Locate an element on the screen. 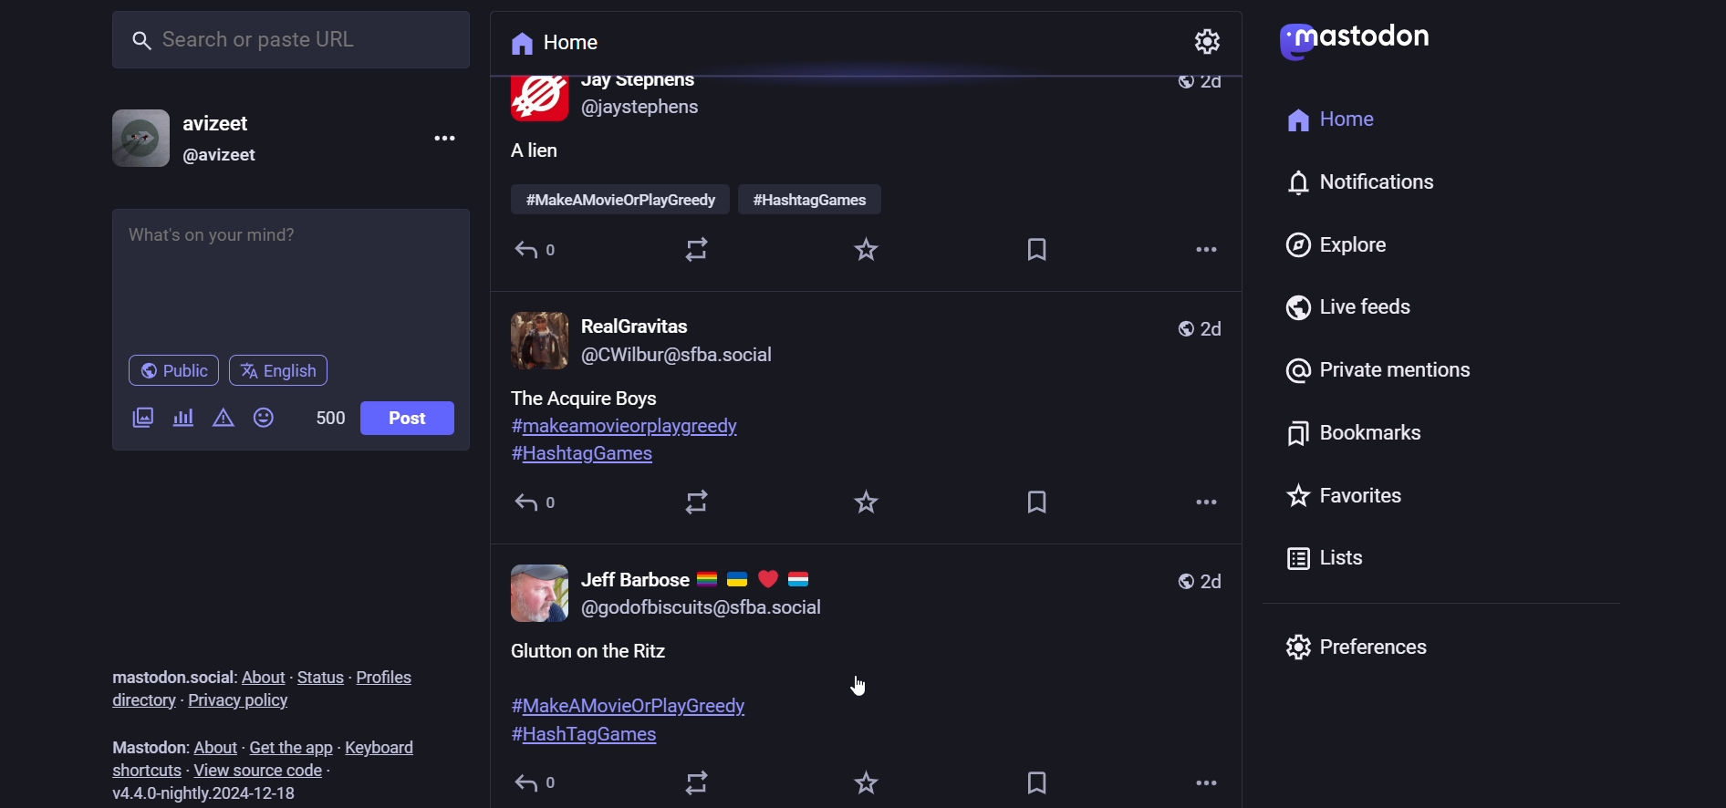 The height and width of the screenshot is (808, 1726). preferences is located at coordinates (1361, 646).